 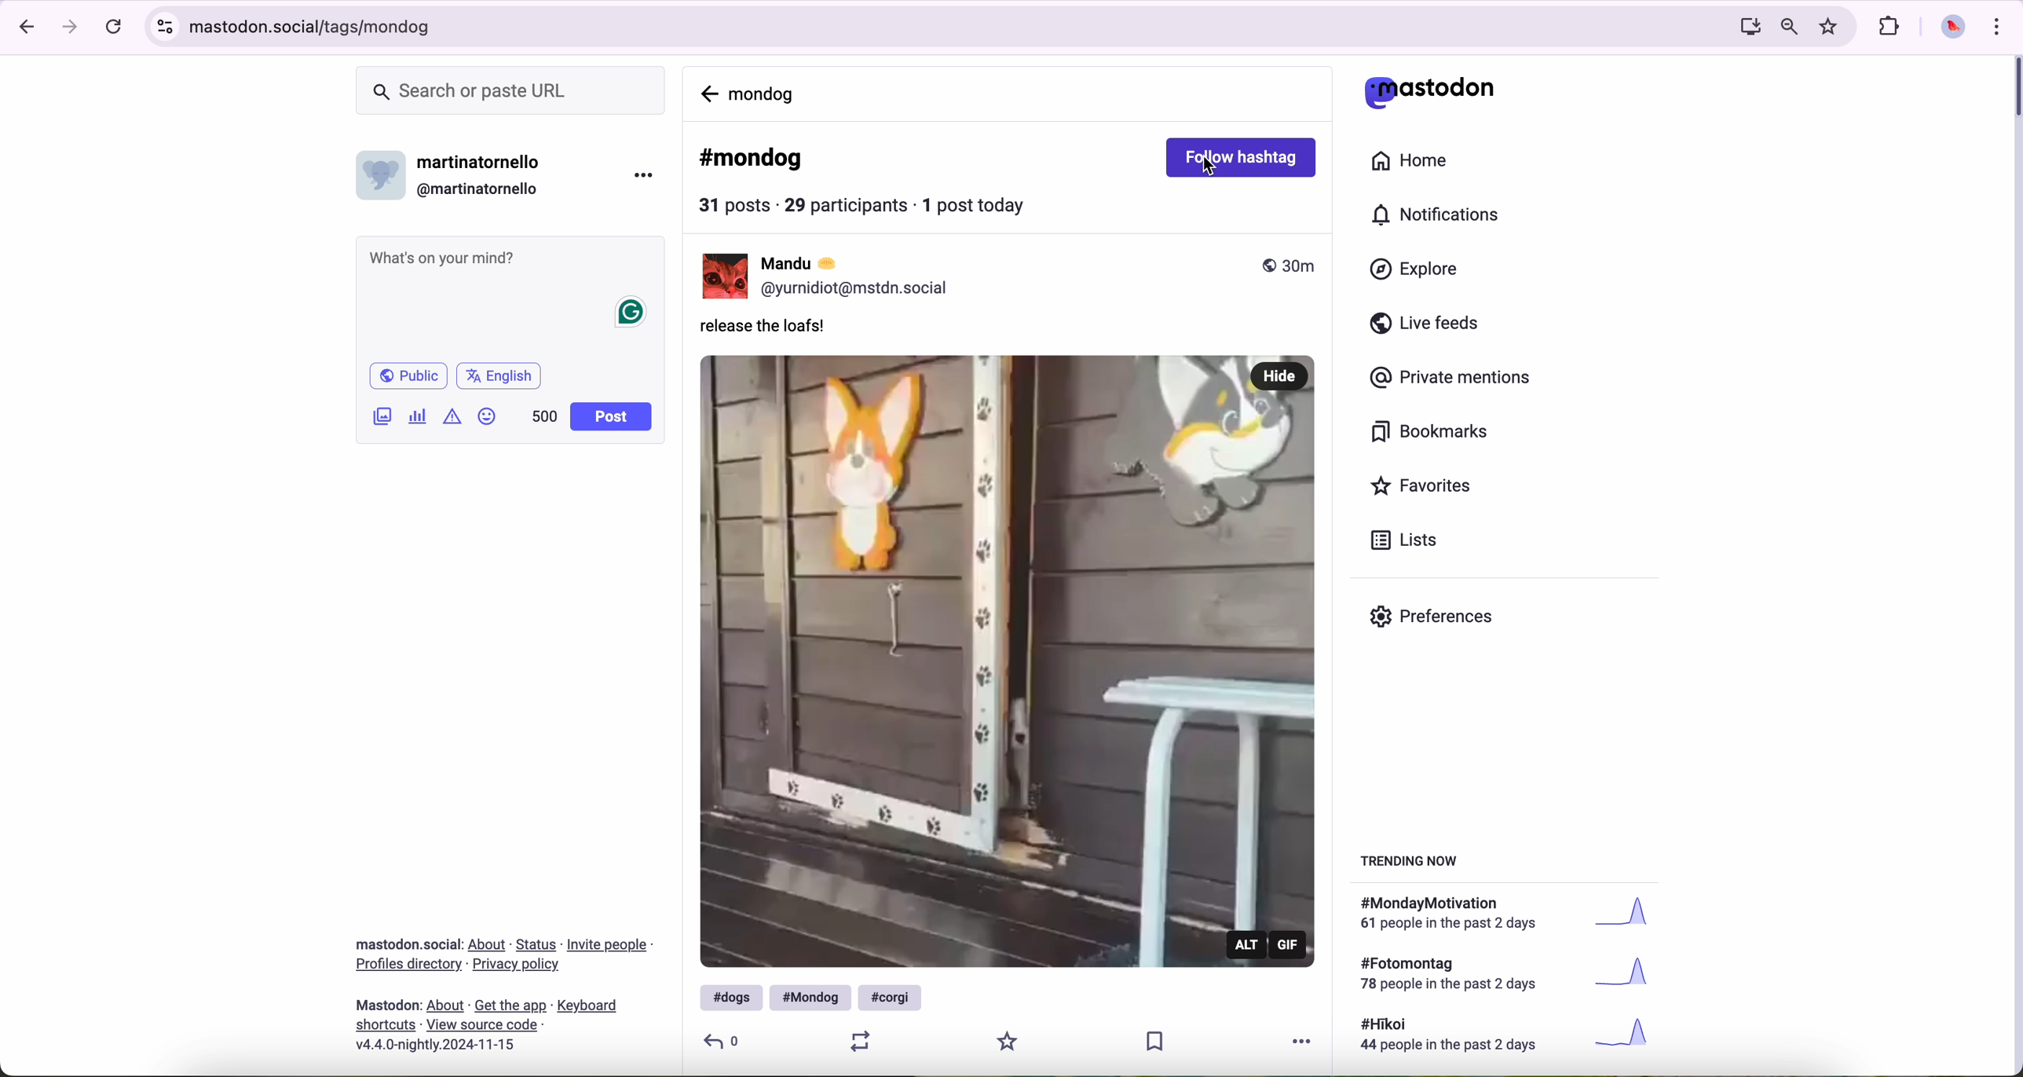 I want to click on user name, so click(x=485, y=163).